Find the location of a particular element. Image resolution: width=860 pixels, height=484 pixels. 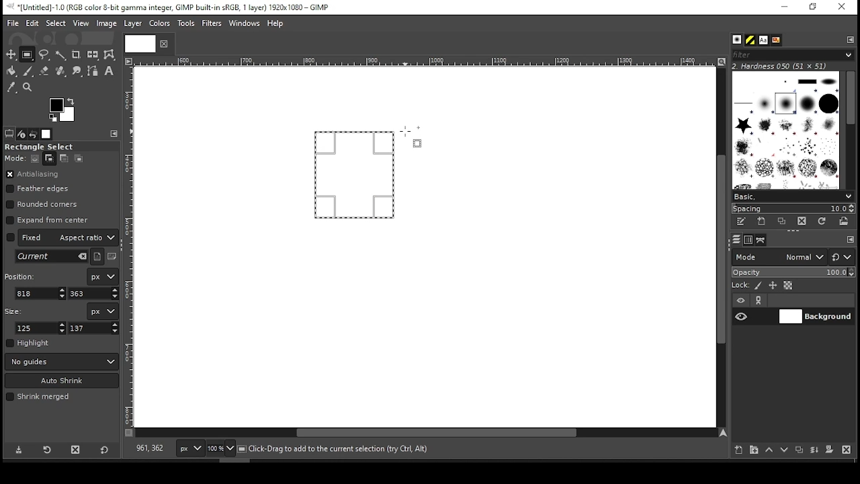

configure this tab is located at coordinates (116, 134).